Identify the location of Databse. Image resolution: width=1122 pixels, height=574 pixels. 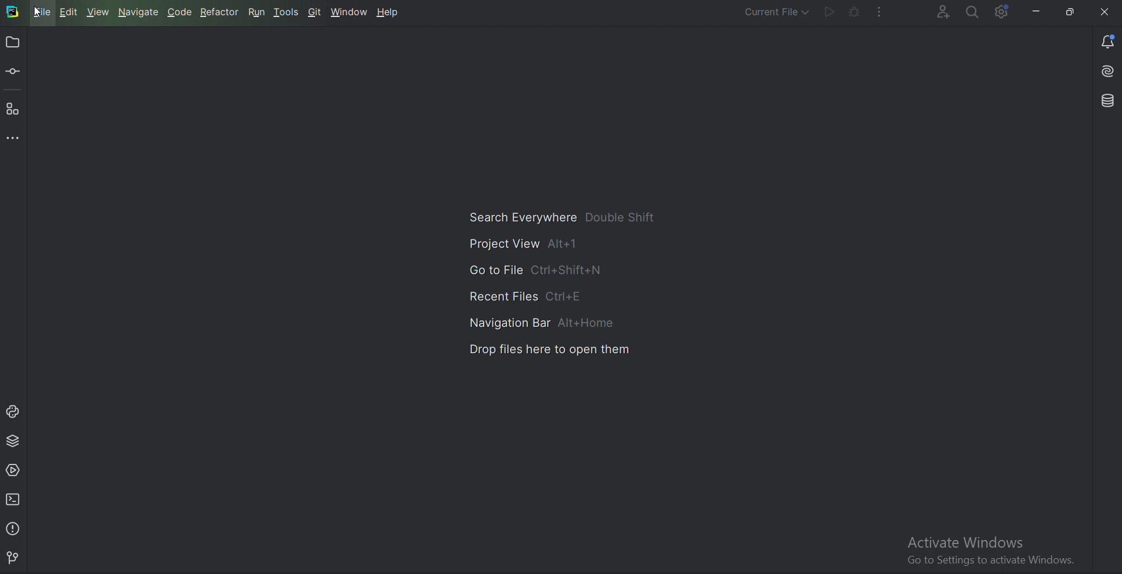
(1106, 100).